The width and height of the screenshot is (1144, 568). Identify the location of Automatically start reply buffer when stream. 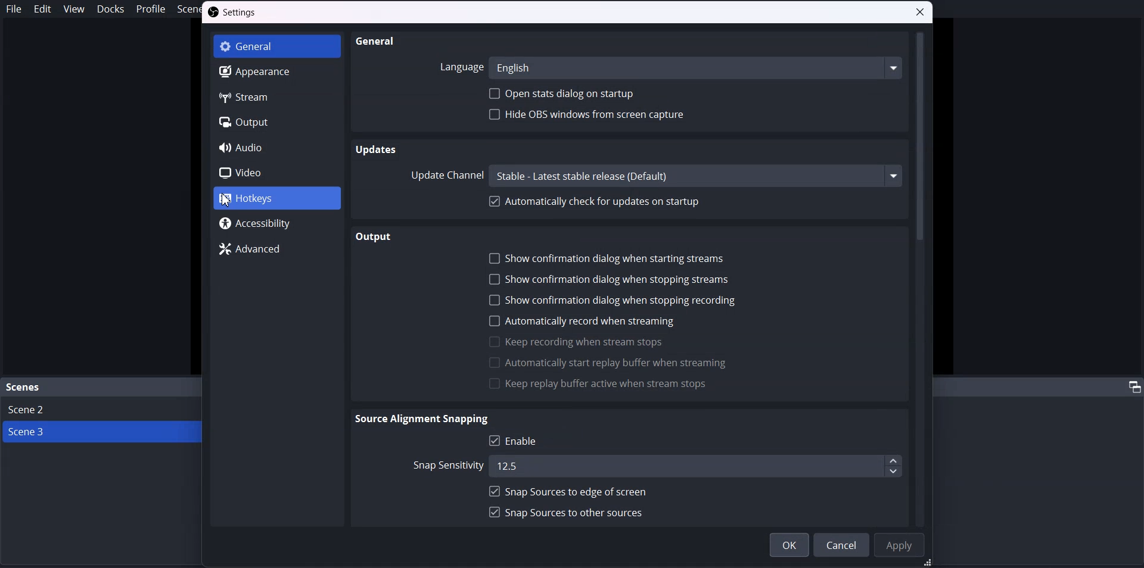
(607, 362).